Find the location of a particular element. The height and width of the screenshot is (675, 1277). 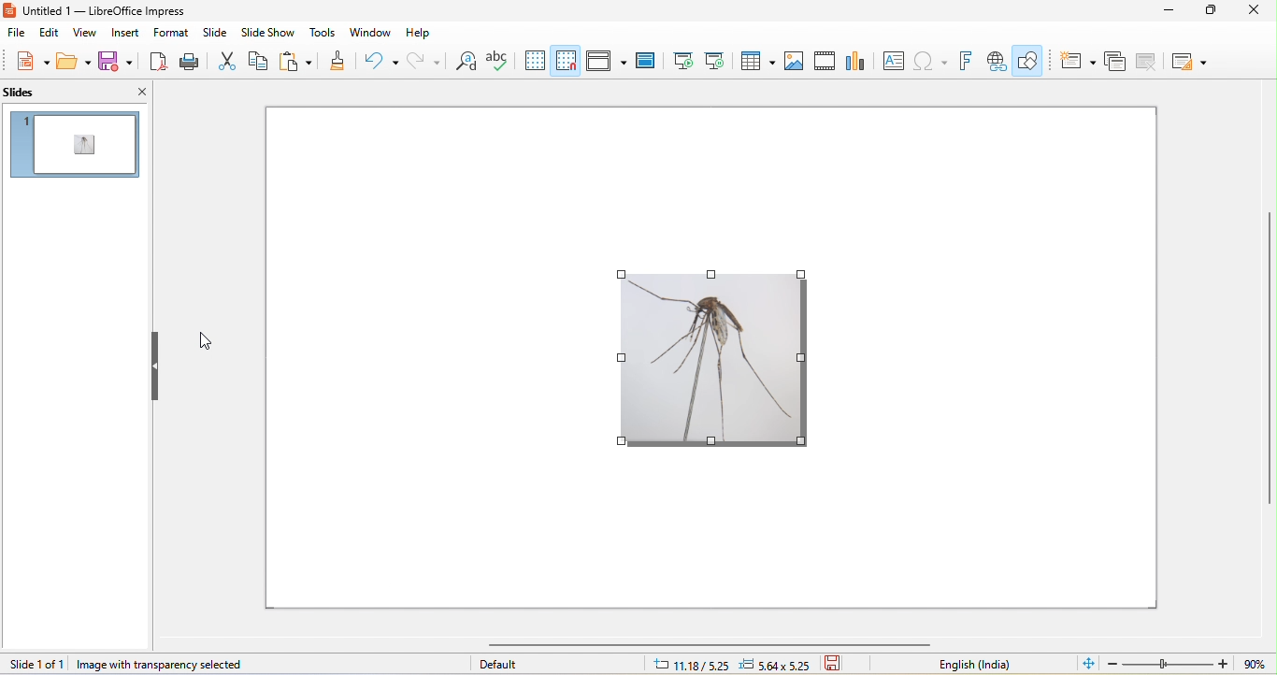

image is located at coordinates (793, 61).